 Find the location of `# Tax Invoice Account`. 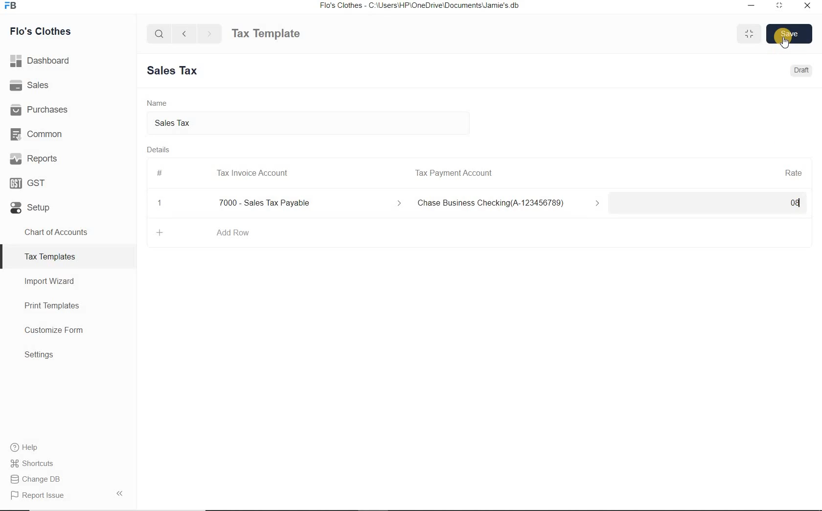

# Tax Invoice Account is located at coordinates (224, 174).